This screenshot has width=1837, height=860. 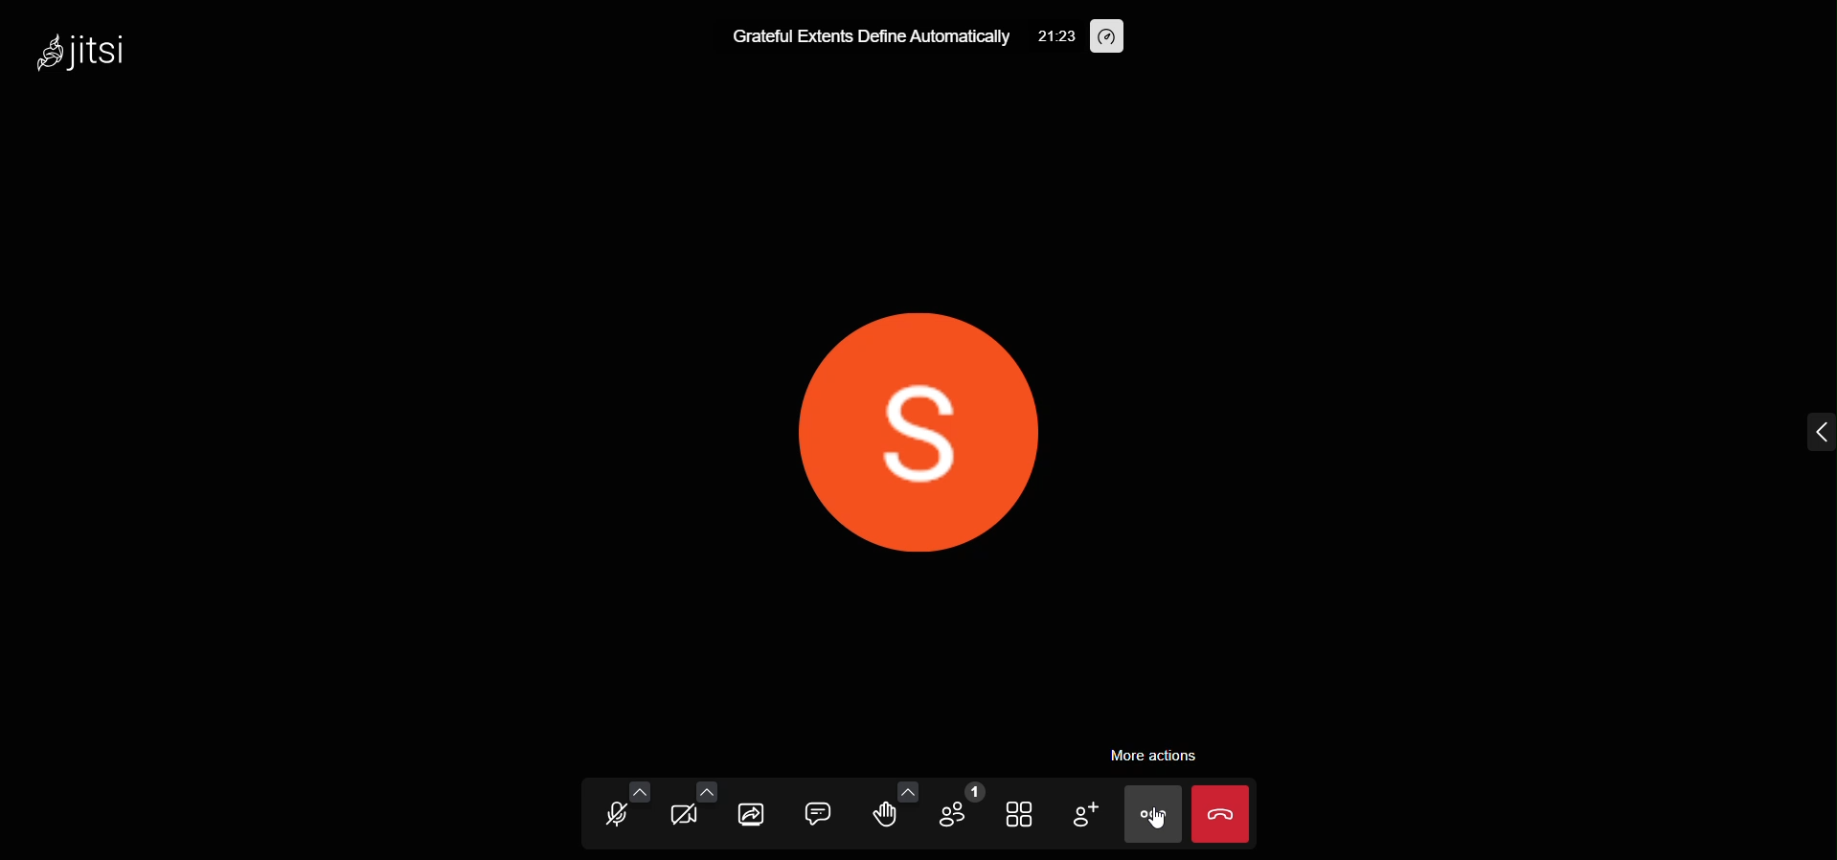 What do you see at coordinates (961, 808) in the screenshot?
I see `participants` at bounding box center [961, 808].